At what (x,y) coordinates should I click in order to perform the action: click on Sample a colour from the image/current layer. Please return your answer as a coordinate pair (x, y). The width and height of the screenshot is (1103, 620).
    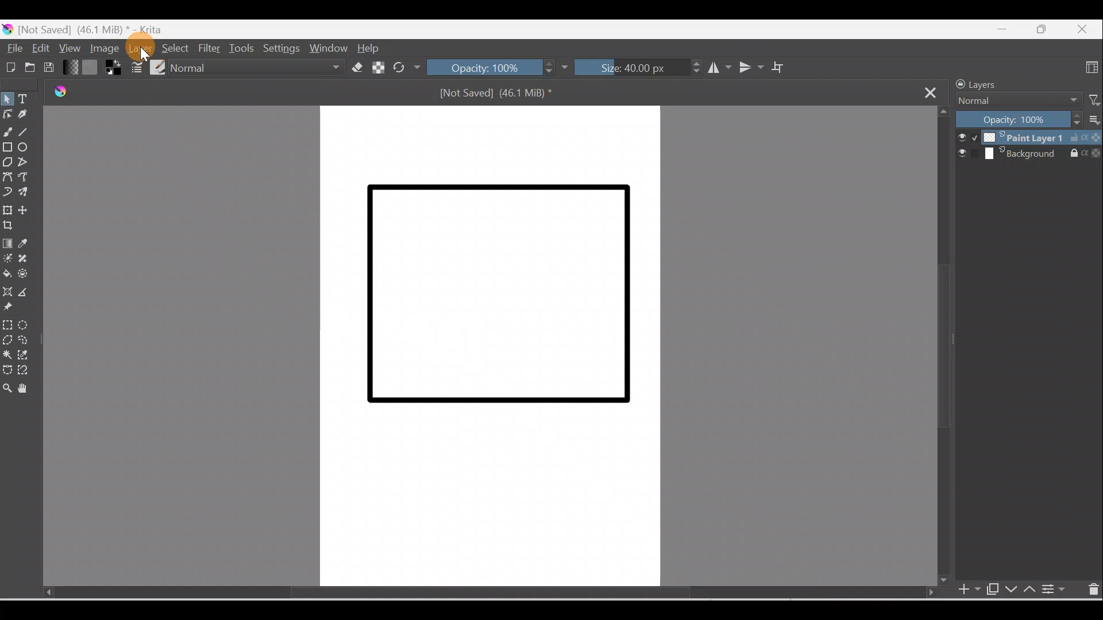
    Looking at the image, I should click on (32, 244).